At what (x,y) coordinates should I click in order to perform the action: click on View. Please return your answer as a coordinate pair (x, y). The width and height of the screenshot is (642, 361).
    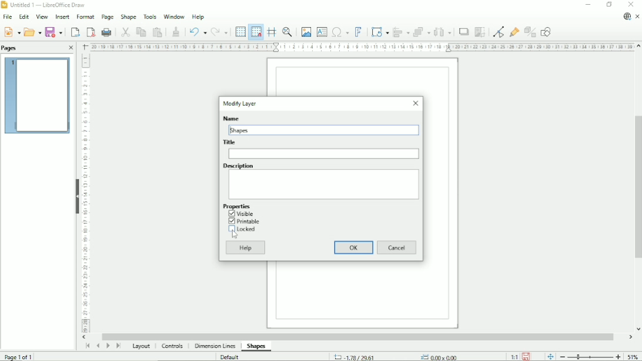
    Looking at the image, I should click on (42, 16).